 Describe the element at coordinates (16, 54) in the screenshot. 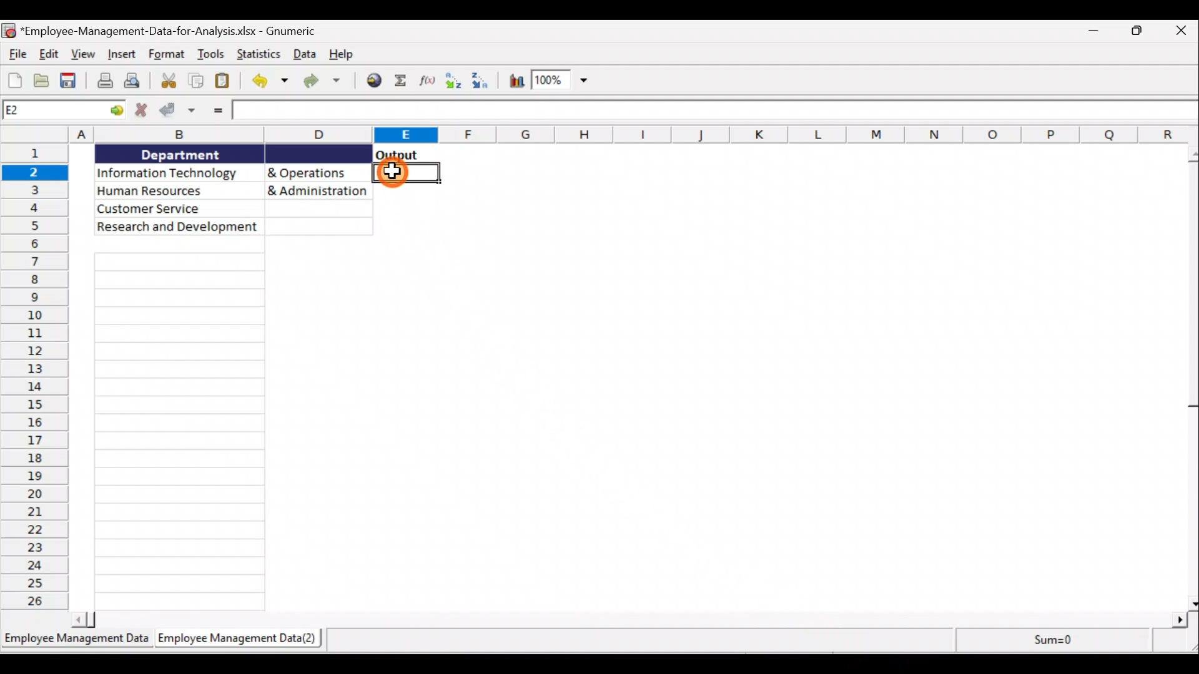

I see `File` at that location.